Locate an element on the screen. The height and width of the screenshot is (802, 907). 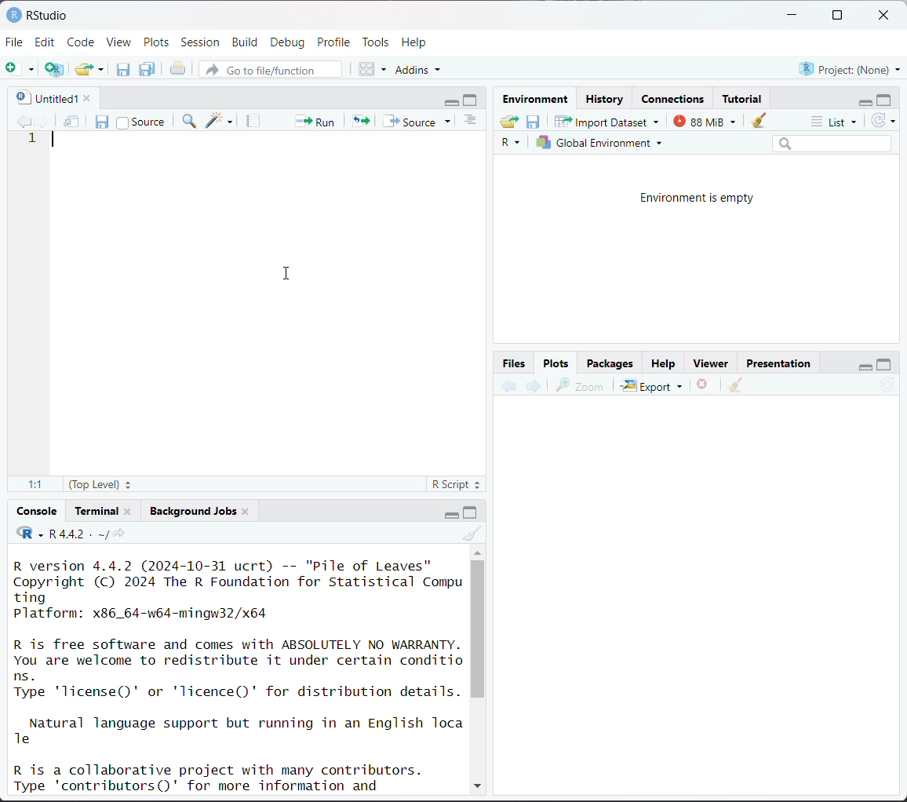
view the current working directory is located at coordinates (118, 534).